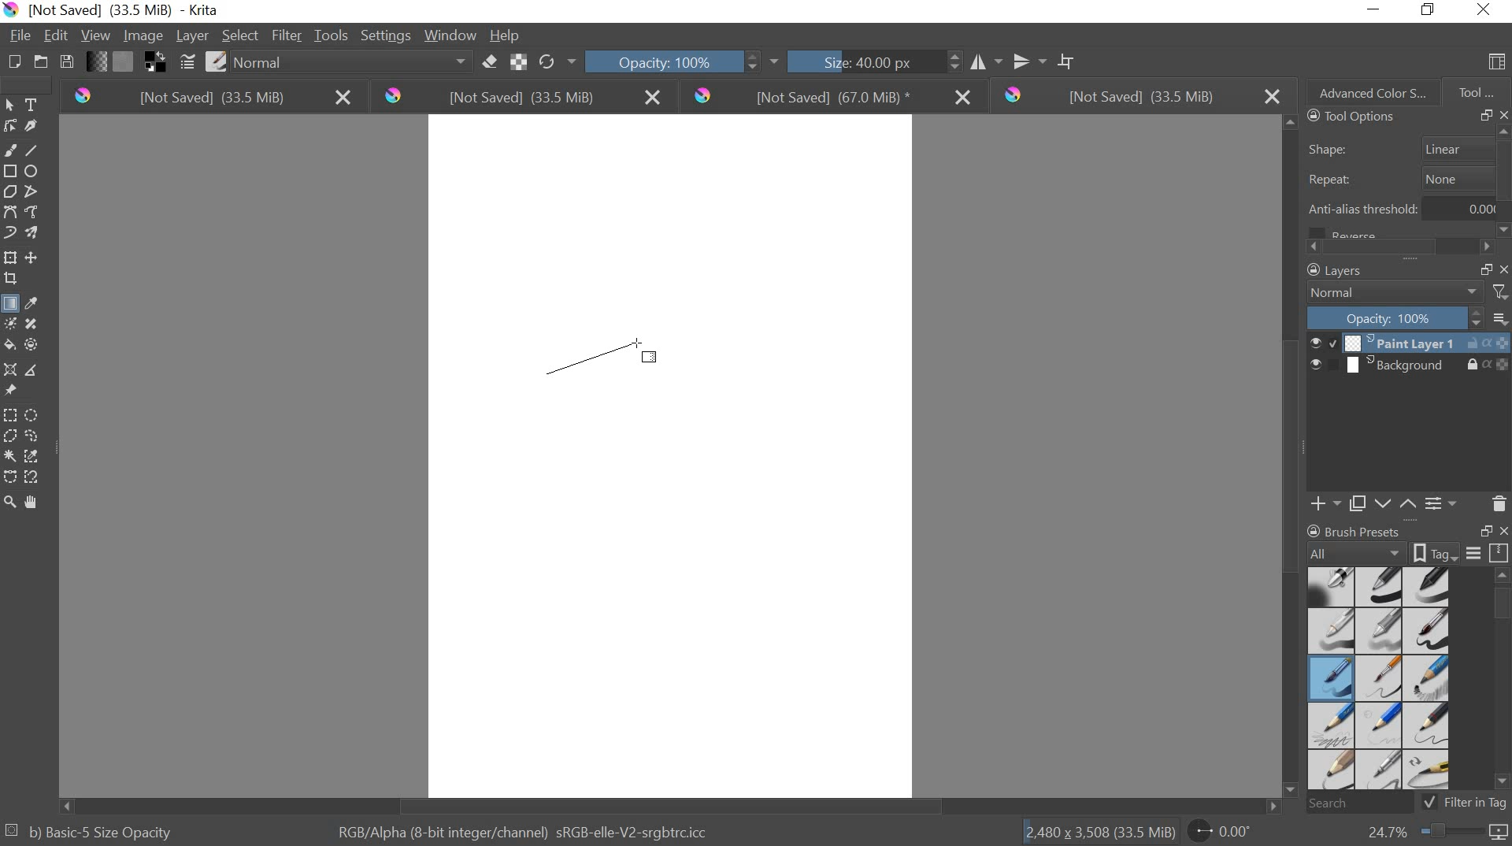 The height and width of the screenshot is (846, 1512). What do you see at coordinates (1375, 7) in the screenshot?
I see `MINIMIZE` at bounding box center [1375, 7].